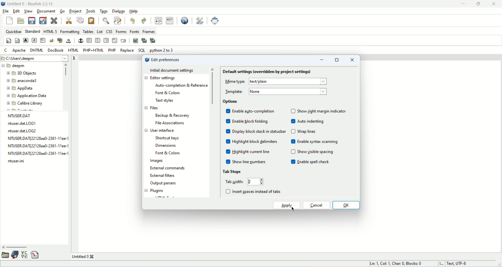 Image resolution: width=502 pixels, height=267 pixels. Describe the element at coordinates (317, 205) in the screenshot. I see `cancel` at that location.